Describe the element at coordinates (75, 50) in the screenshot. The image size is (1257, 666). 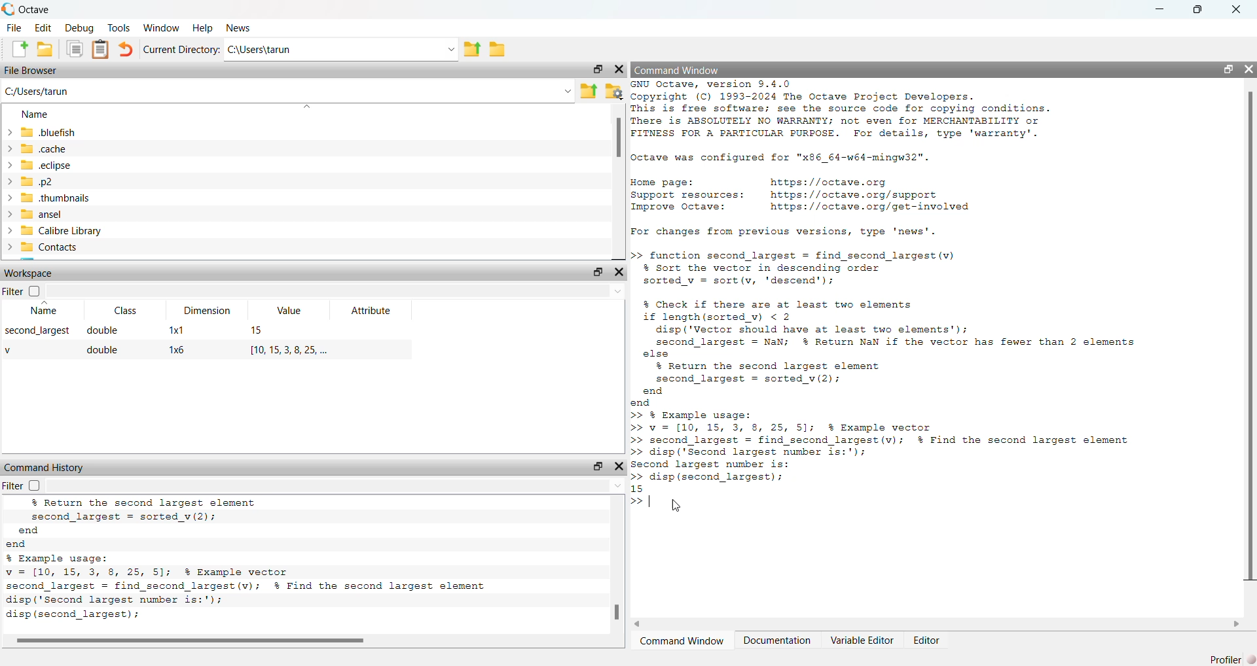
I see `copy` at that location.